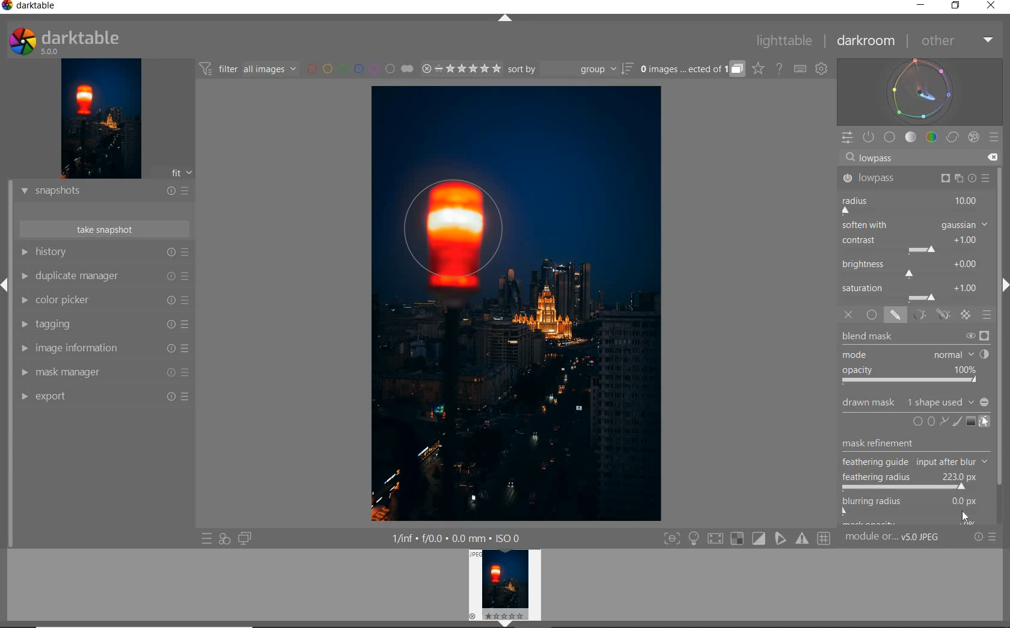 The width and height of the screenshot is (1010, 628). Describe the element at coordinates (822, 69) in the screenshot. I see `SHOW GLOBAL PREFERENCES` at that location.